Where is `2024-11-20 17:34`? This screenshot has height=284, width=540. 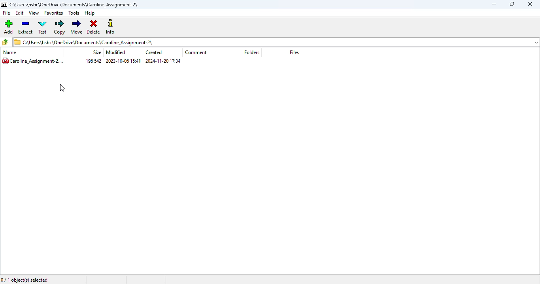
2024-11-20 17:34 is located at coordinates (163, 61).